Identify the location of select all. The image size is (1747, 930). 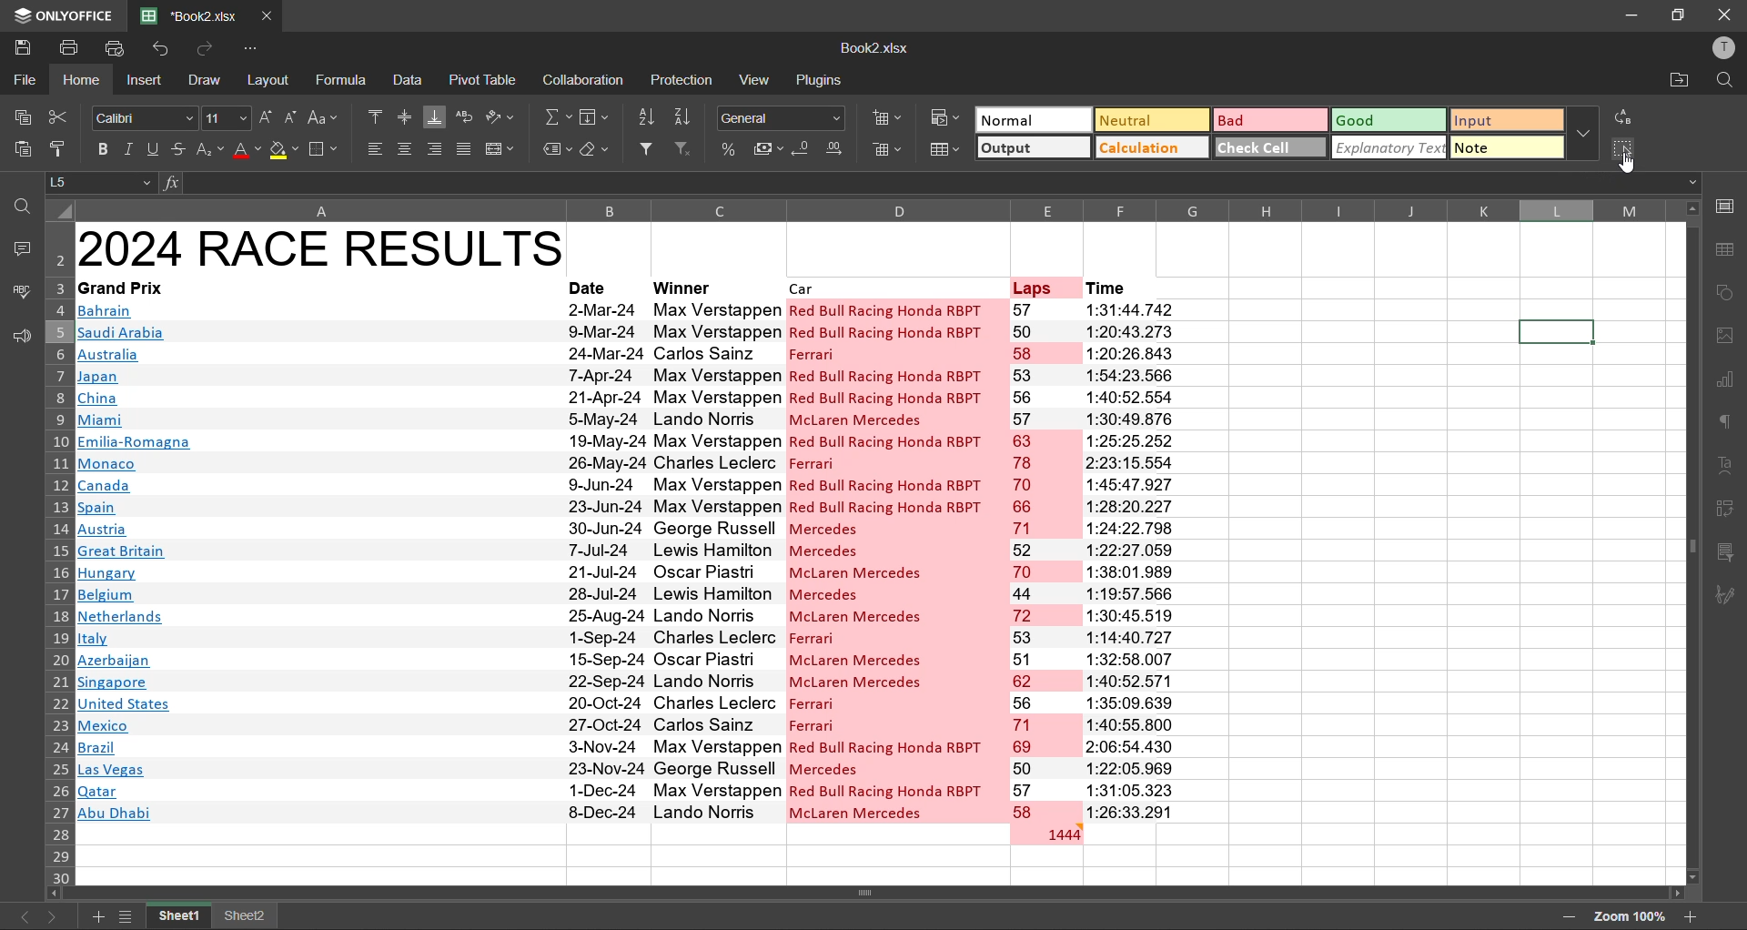
(1625, 149).